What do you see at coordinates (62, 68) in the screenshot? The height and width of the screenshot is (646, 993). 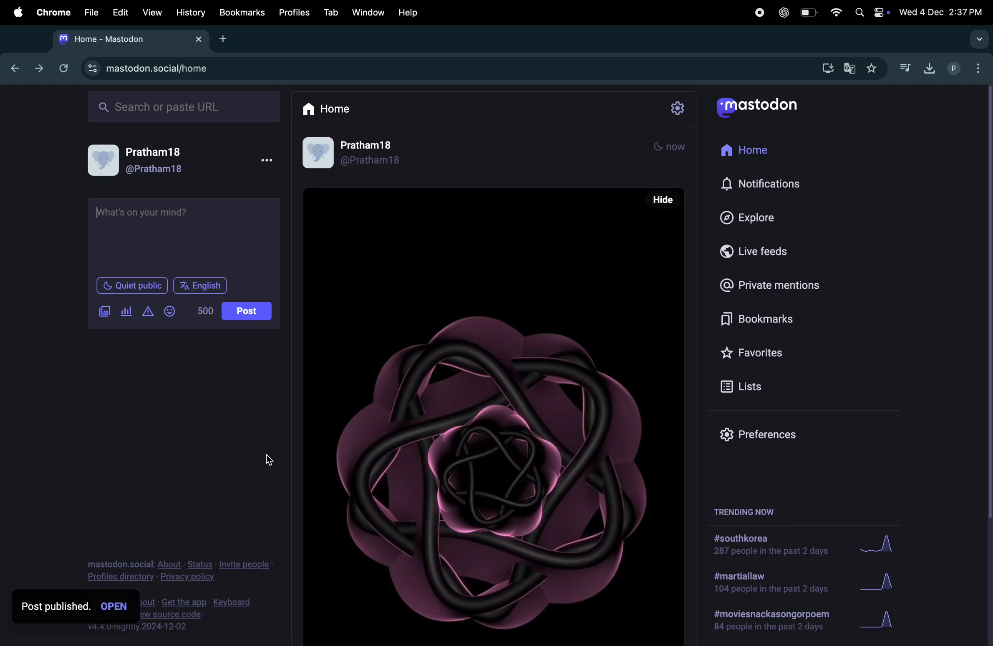 I see `refresh` at bounding box center [62, 68].